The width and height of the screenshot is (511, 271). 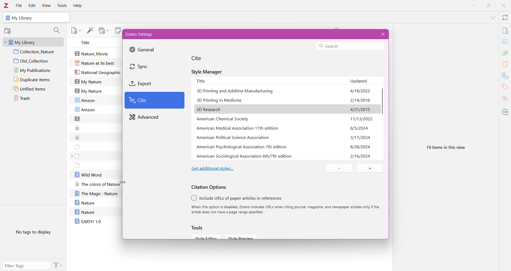 What do you see at coordinates (382, 34) in the screenshot?
I see `Close` at bounding box center [382, 34].